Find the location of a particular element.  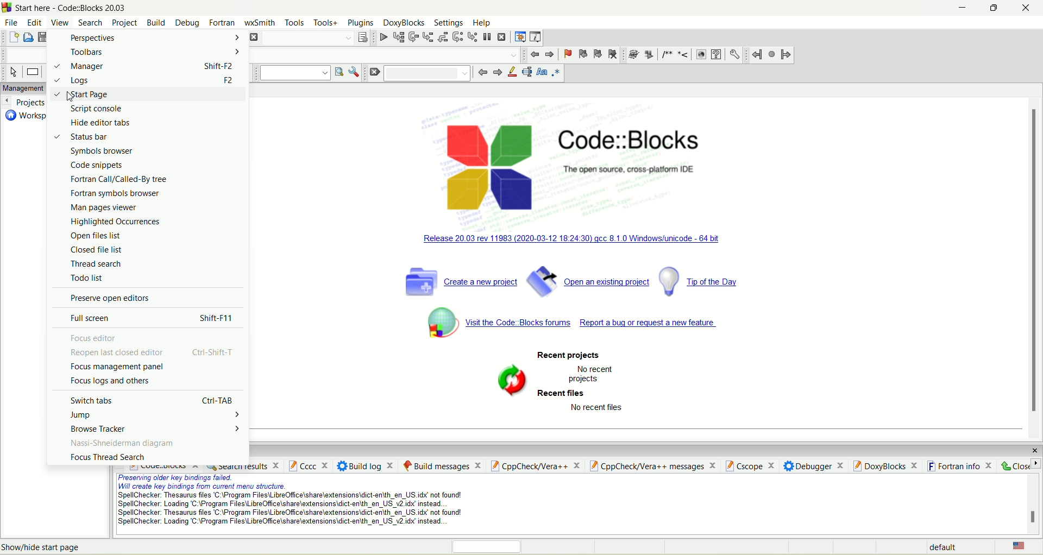

Insert comment block is located at coordinates (665, 54).